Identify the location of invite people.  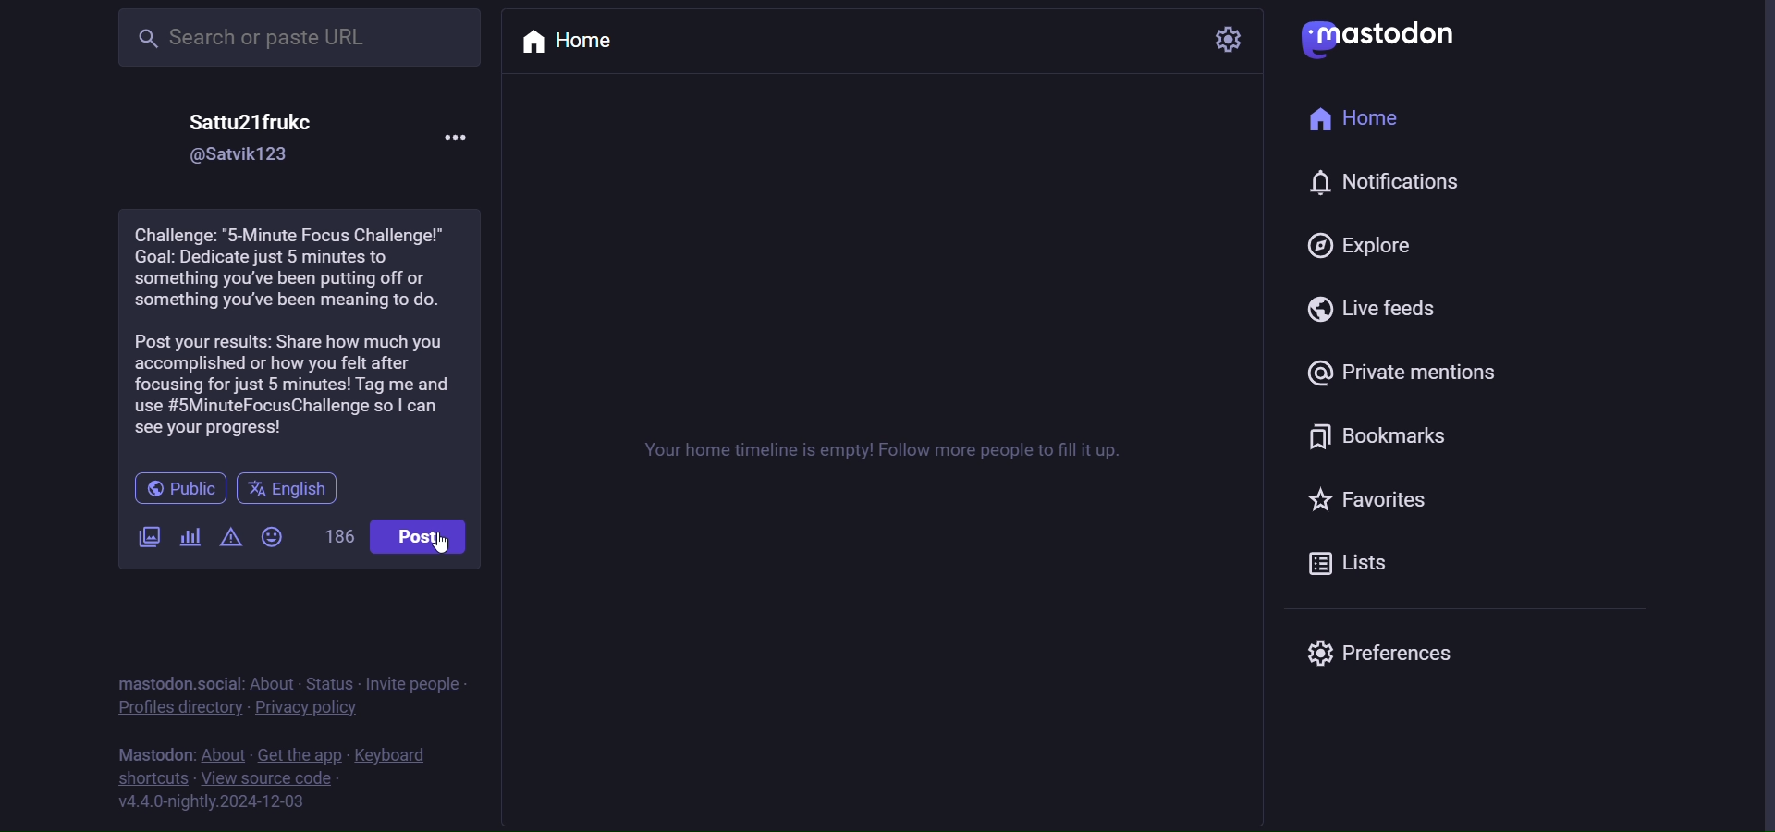
(420, 683).